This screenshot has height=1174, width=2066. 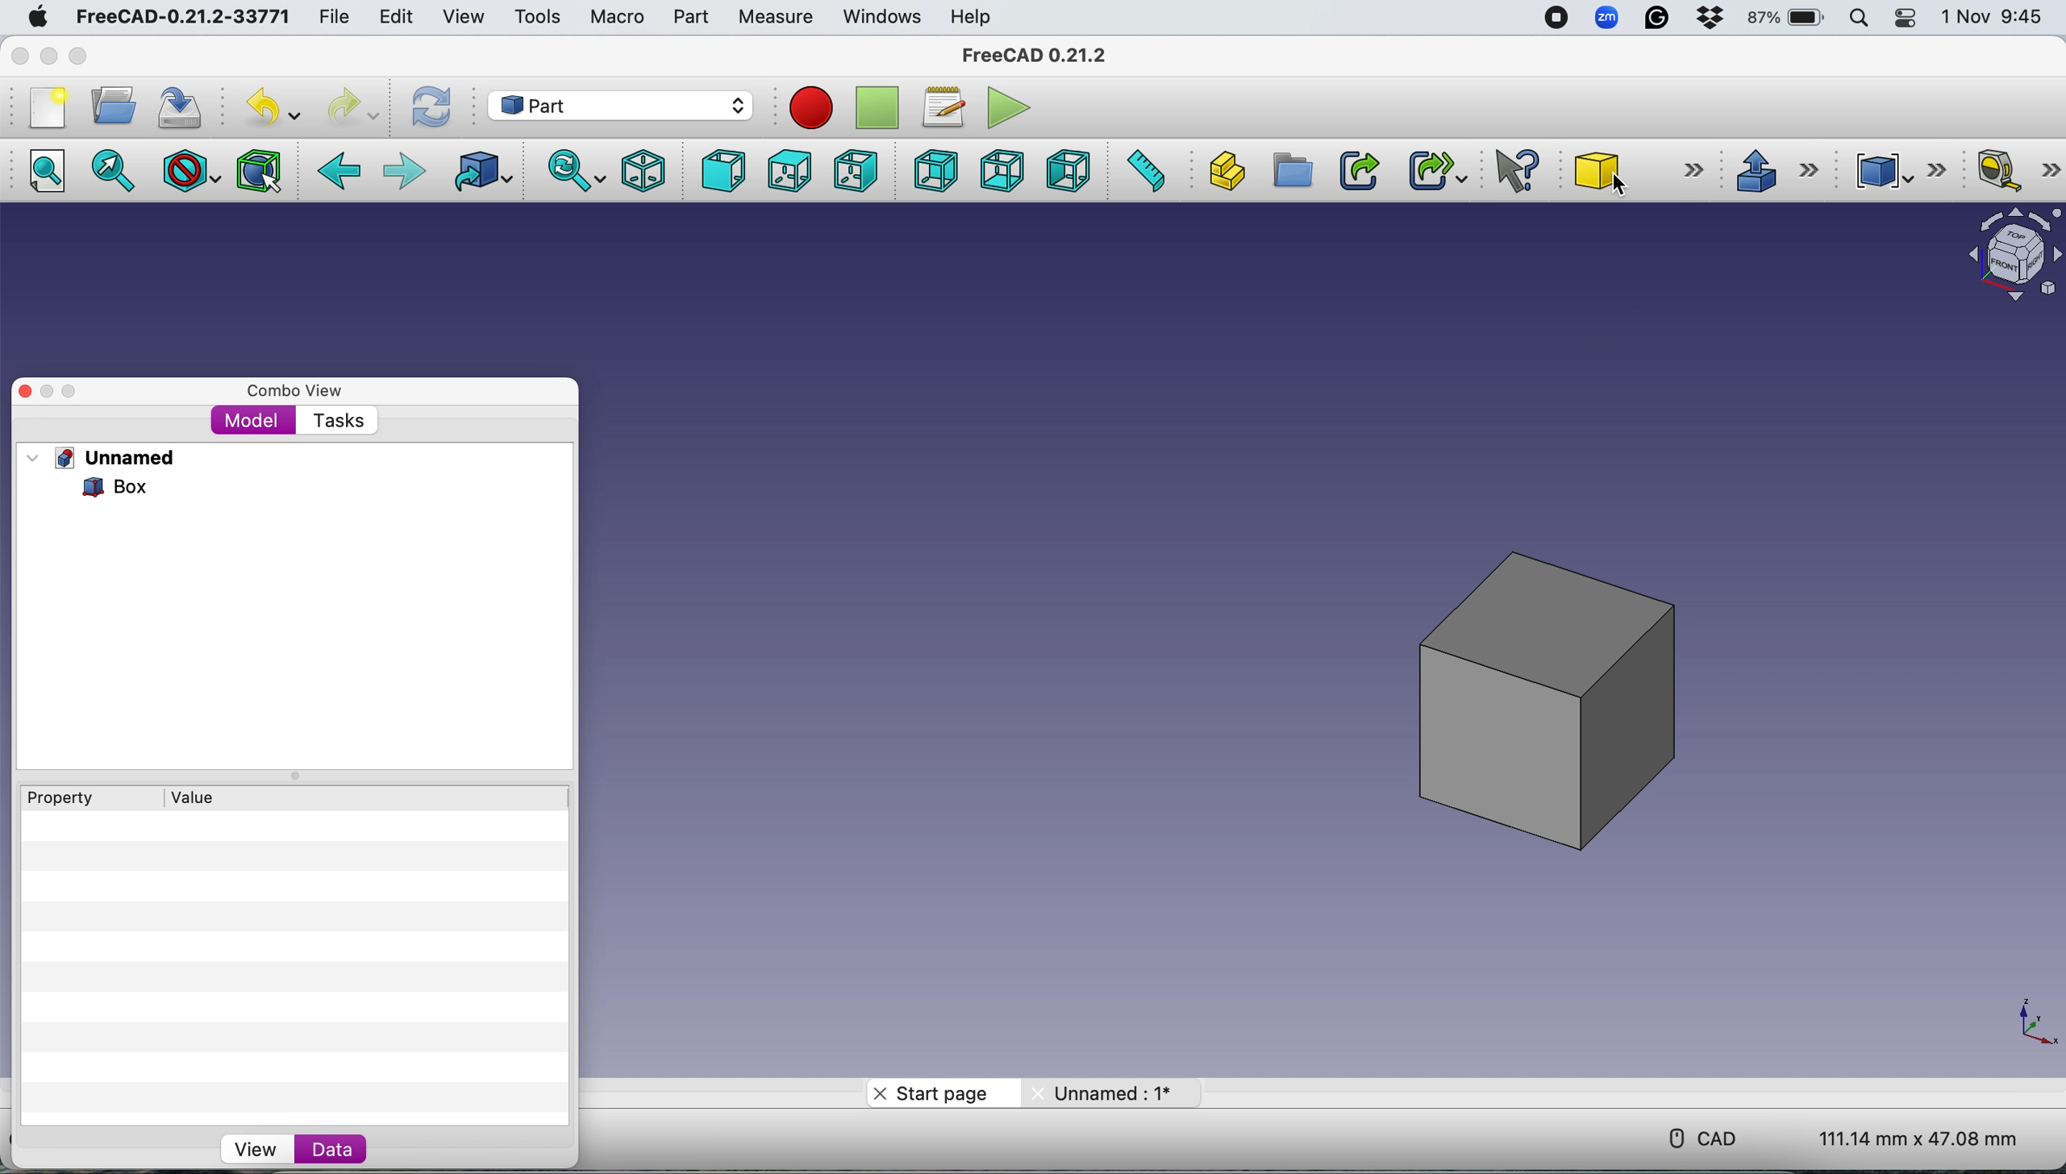 I want to click on Fit all, so click(x=56, y=173).